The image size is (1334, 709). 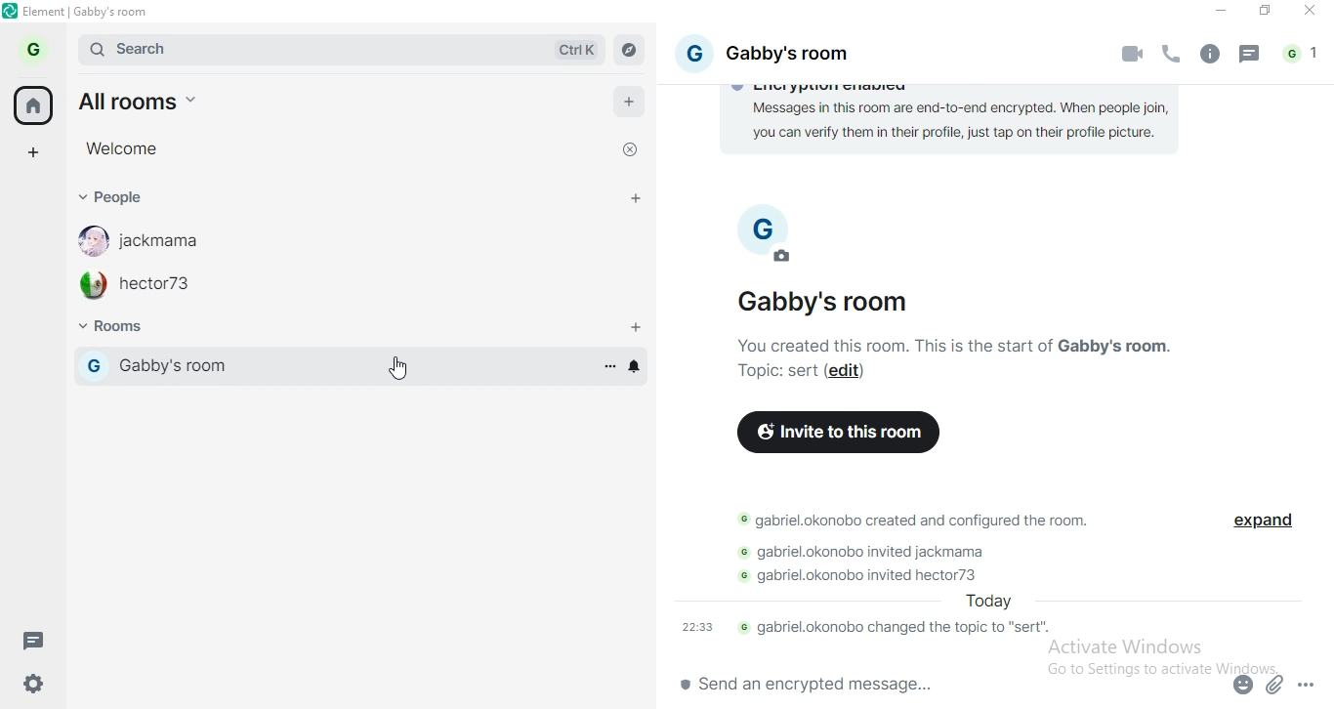 What do you see at coordinates (1218, 13) in the screenshot?
I see `minimise` at bounding box center [1218, 13].